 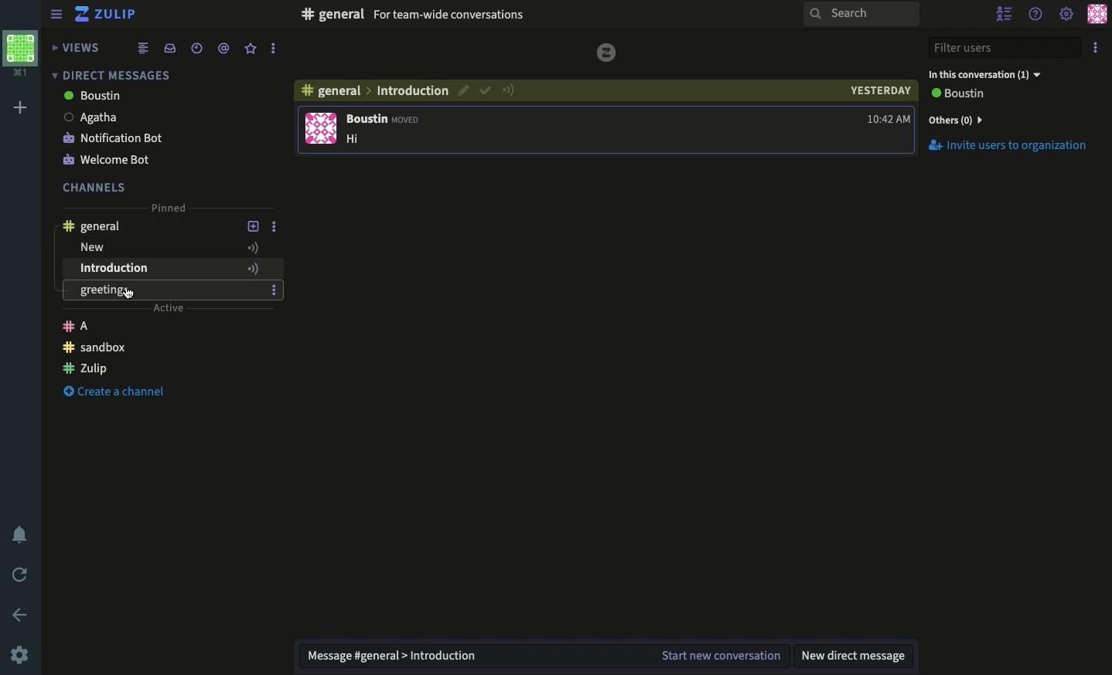 What do you see at coordinates (108, 16) in the screenshot?
I see `Zulip` at bounding box center [108, 16].